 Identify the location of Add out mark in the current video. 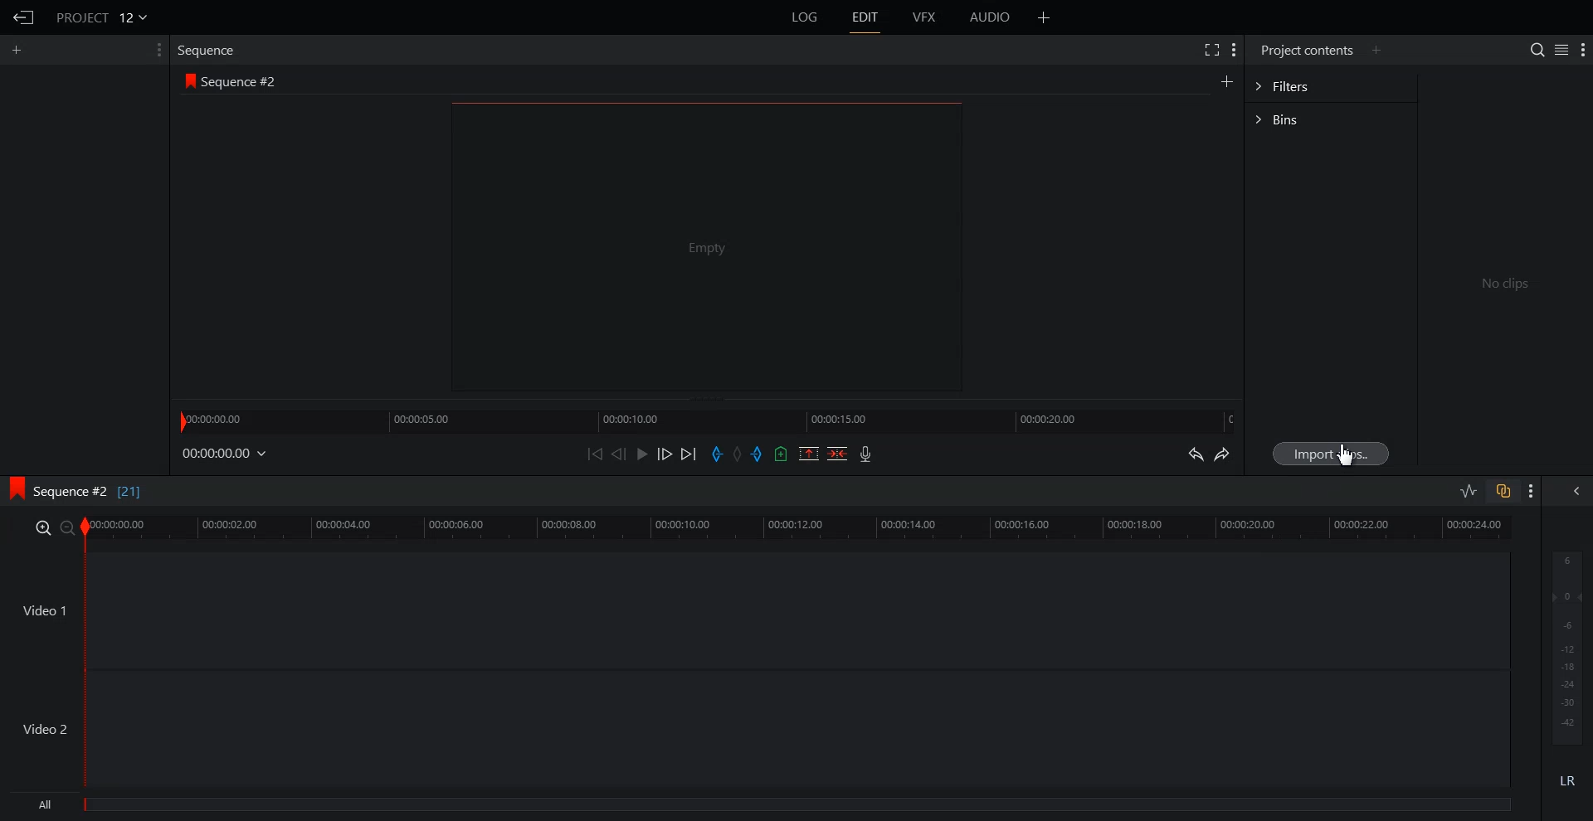
(758, 454).